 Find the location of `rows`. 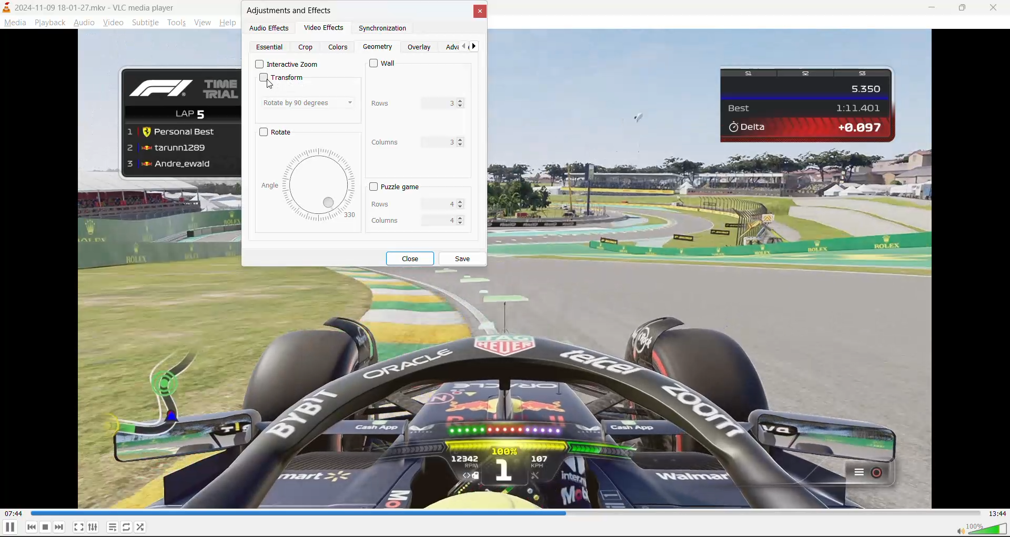

rows is located at coordinates (411, 104).